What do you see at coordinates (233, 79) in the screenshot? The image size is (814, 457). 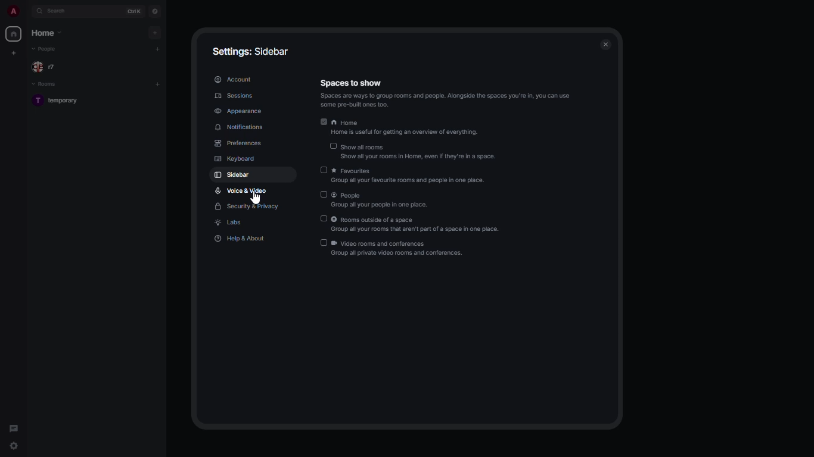 I see `account` at bounding box center [233, 79].